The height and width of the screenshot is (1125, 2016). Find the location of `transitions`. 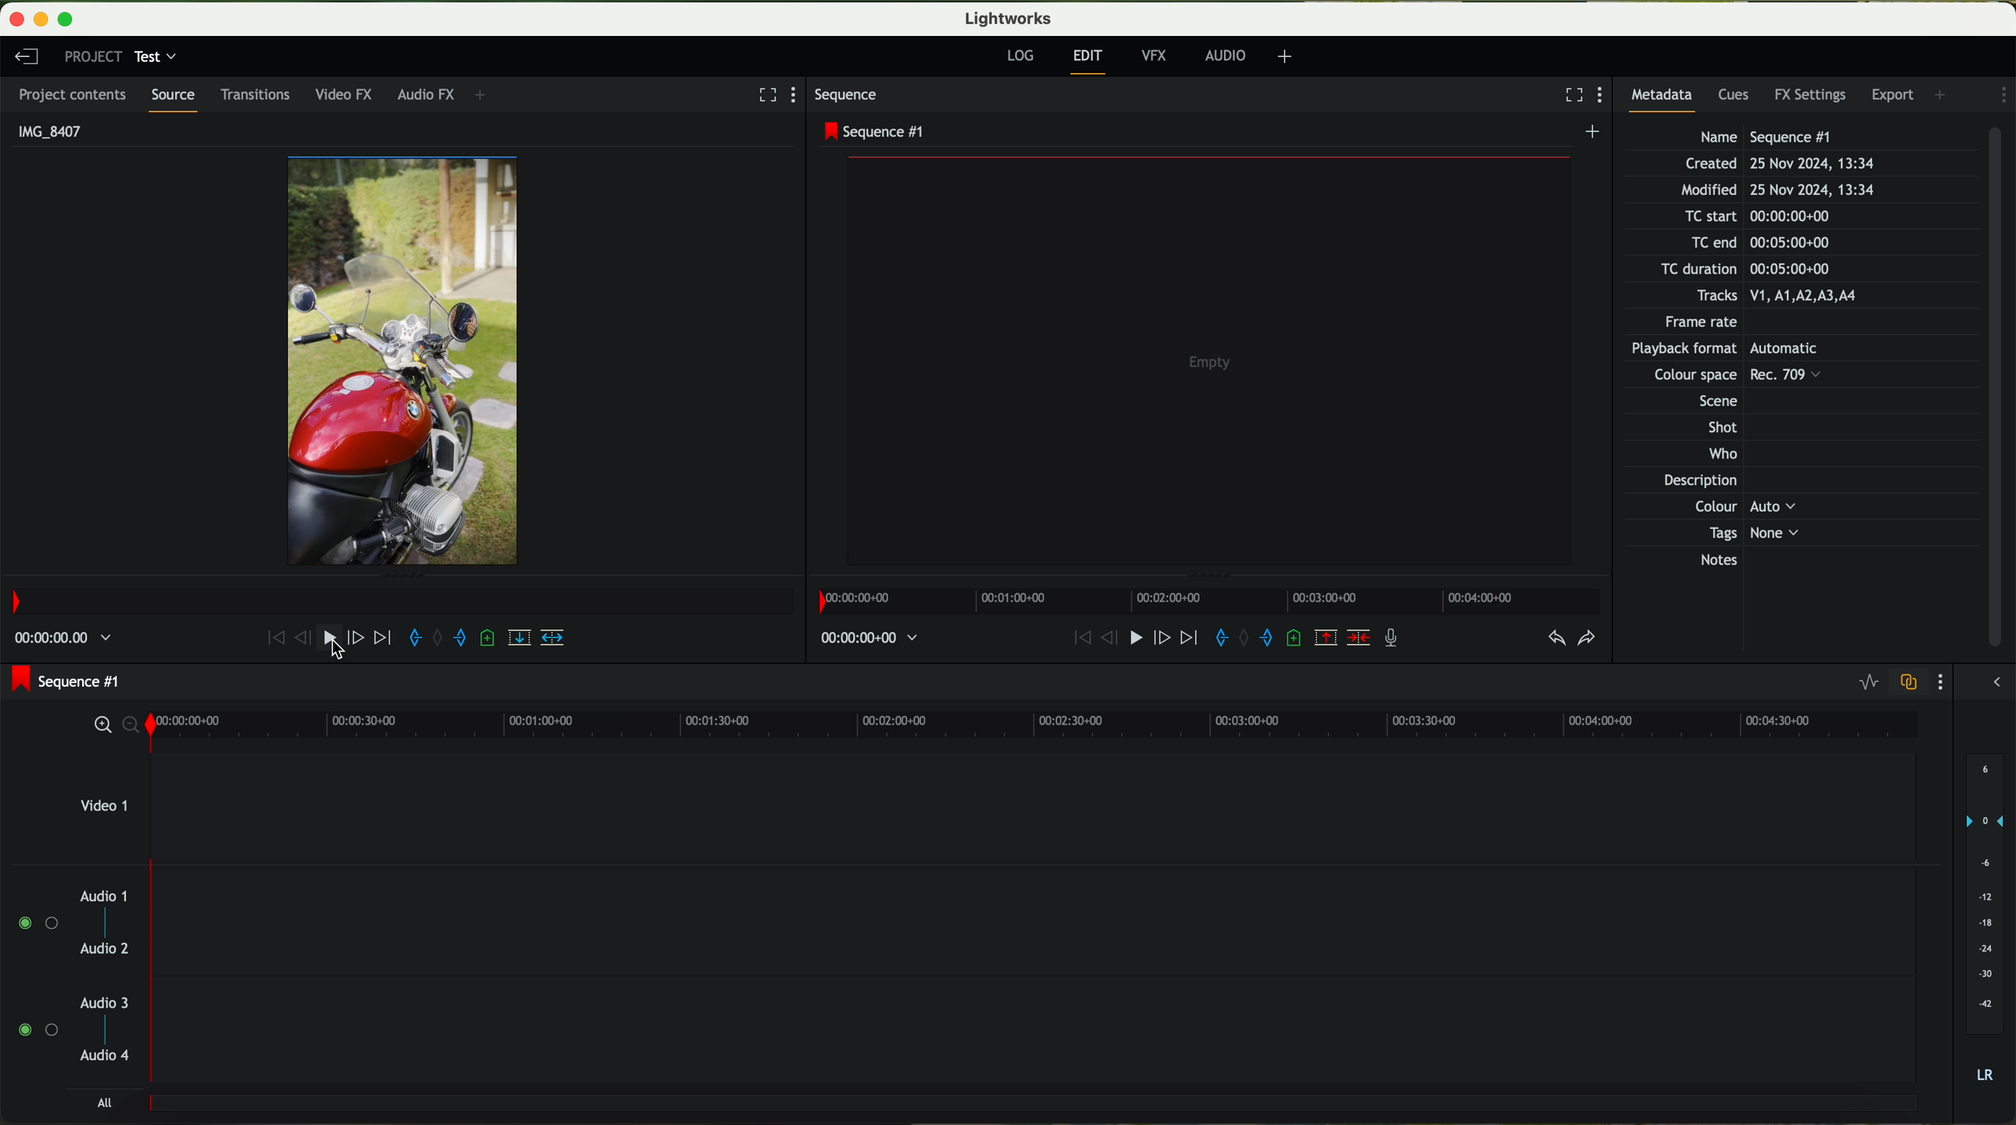

transitions is located at coordinates (259, 94).